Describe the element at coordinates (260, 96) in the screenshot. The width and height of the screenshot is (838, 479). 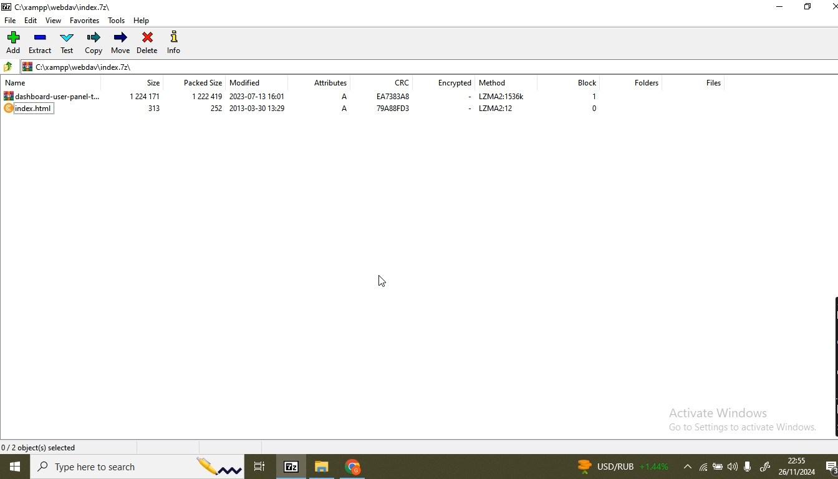
I see `2023-07-13 16:01` at that location.